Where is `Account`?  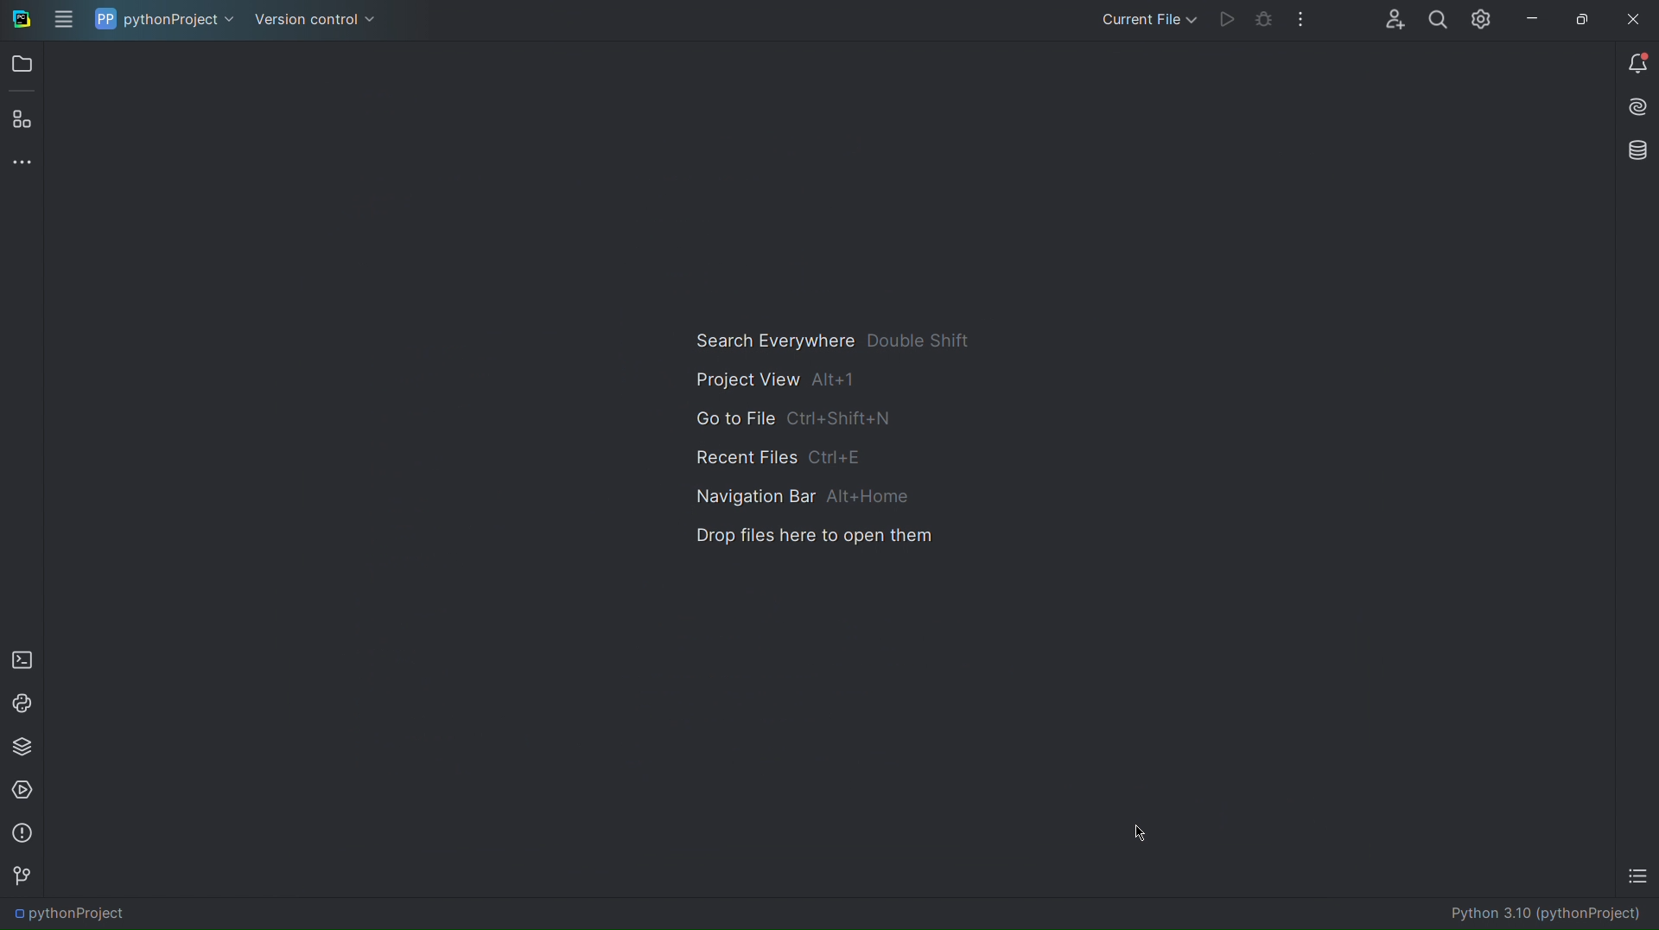
Account is located at coordinates (1387, 19).